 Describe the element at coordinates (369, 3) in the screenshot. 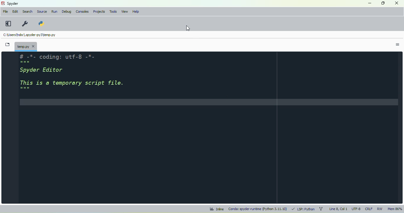

I see `minimize` at that location.